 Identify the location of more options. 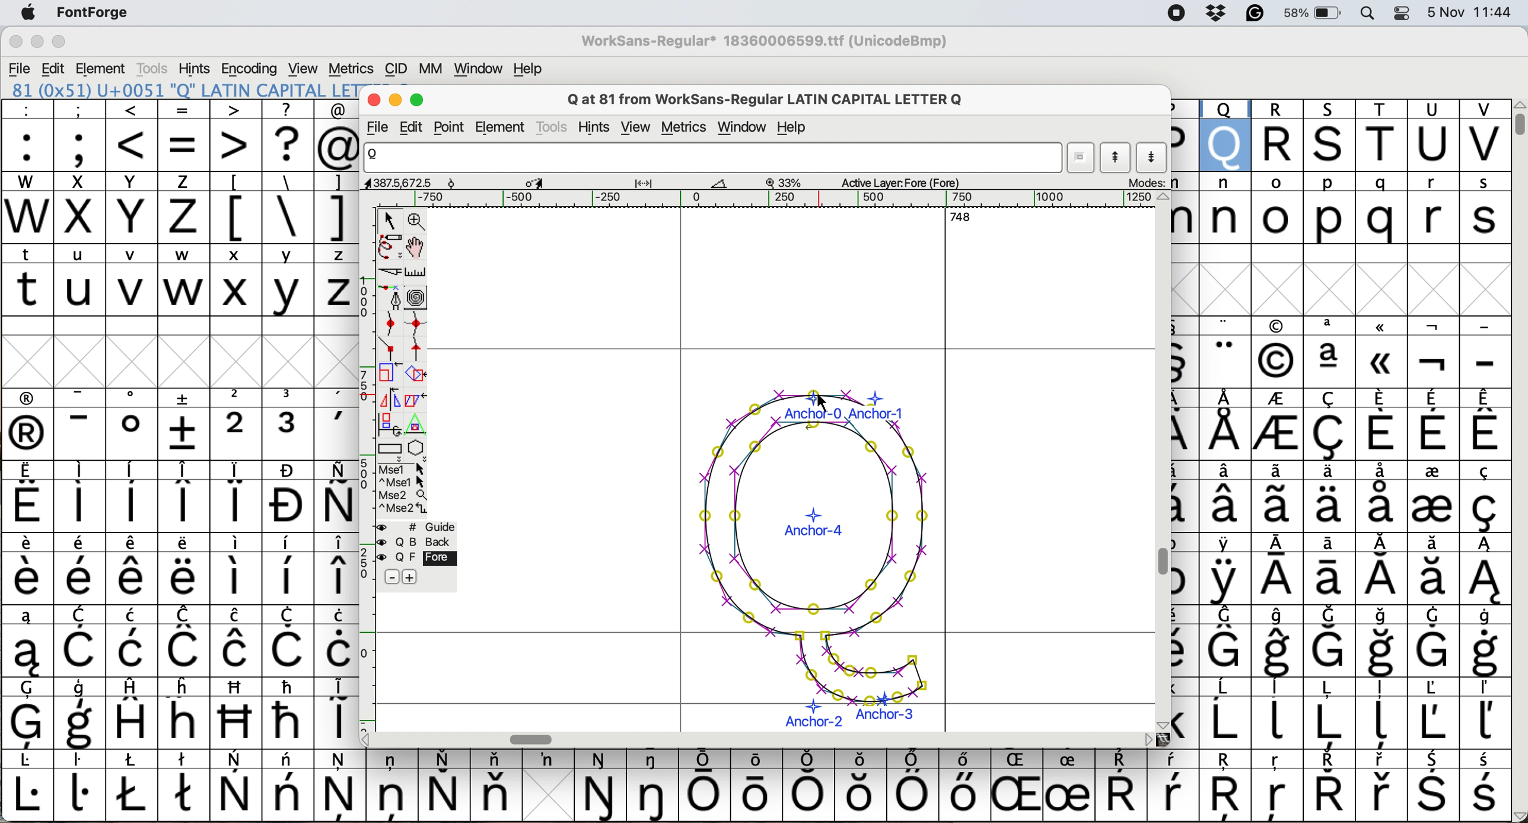
(402, 489).